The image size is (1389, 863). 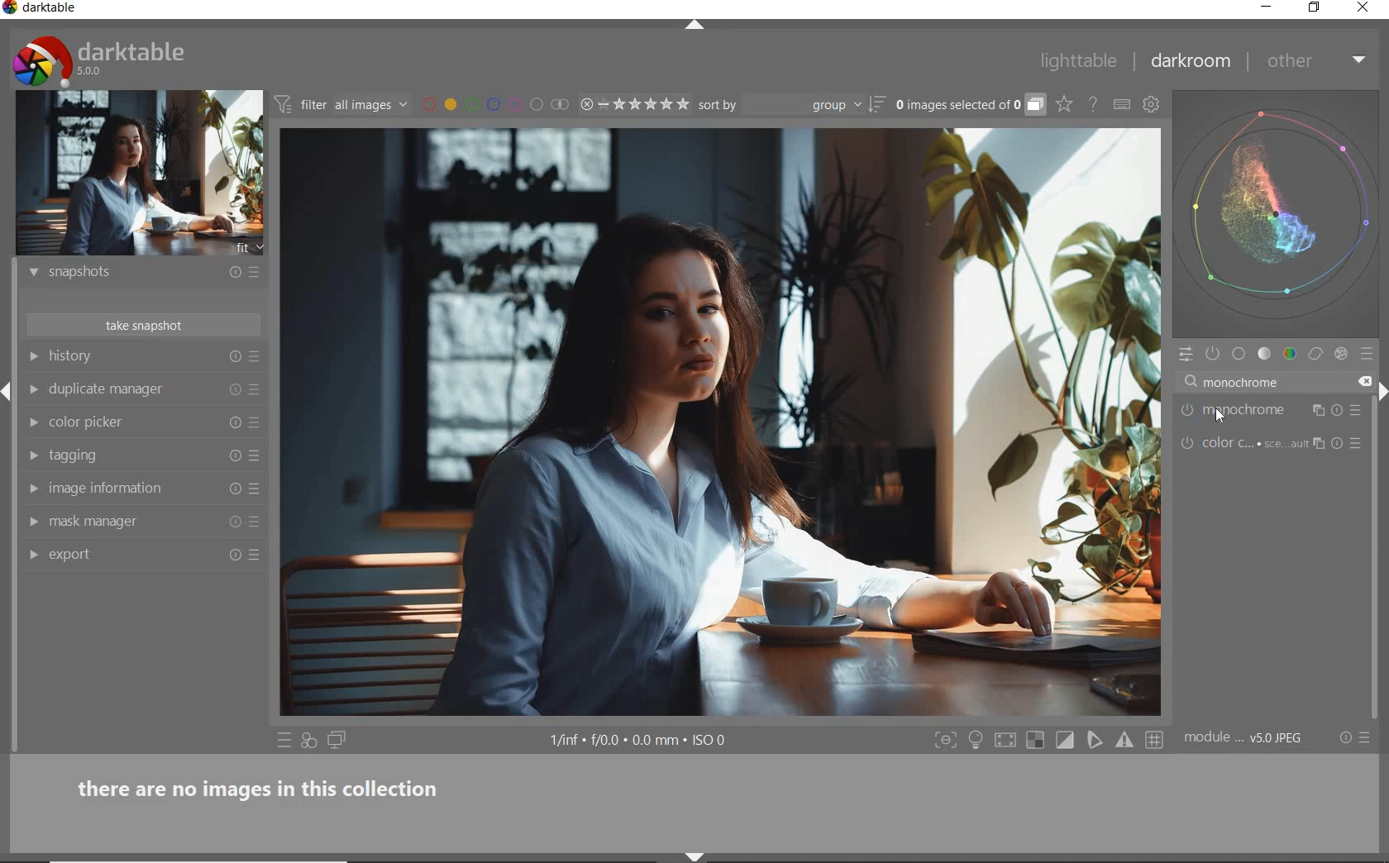 What do you see at coordinates (233, 489) in the screenshot?
I see `reset` at bounding box center [233, 489].